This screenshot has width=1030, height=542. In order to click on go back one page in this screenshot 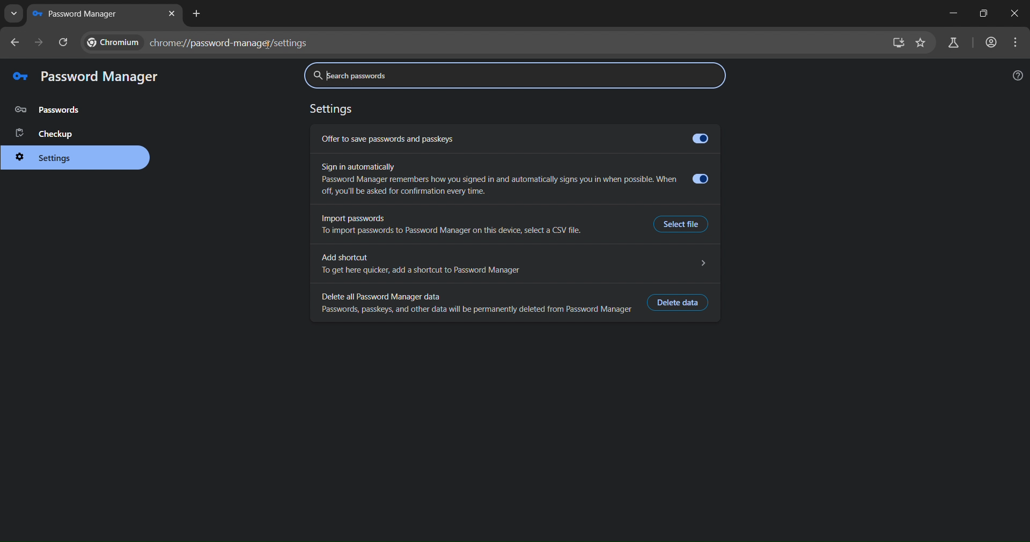, I will do `click(14, 43)`.